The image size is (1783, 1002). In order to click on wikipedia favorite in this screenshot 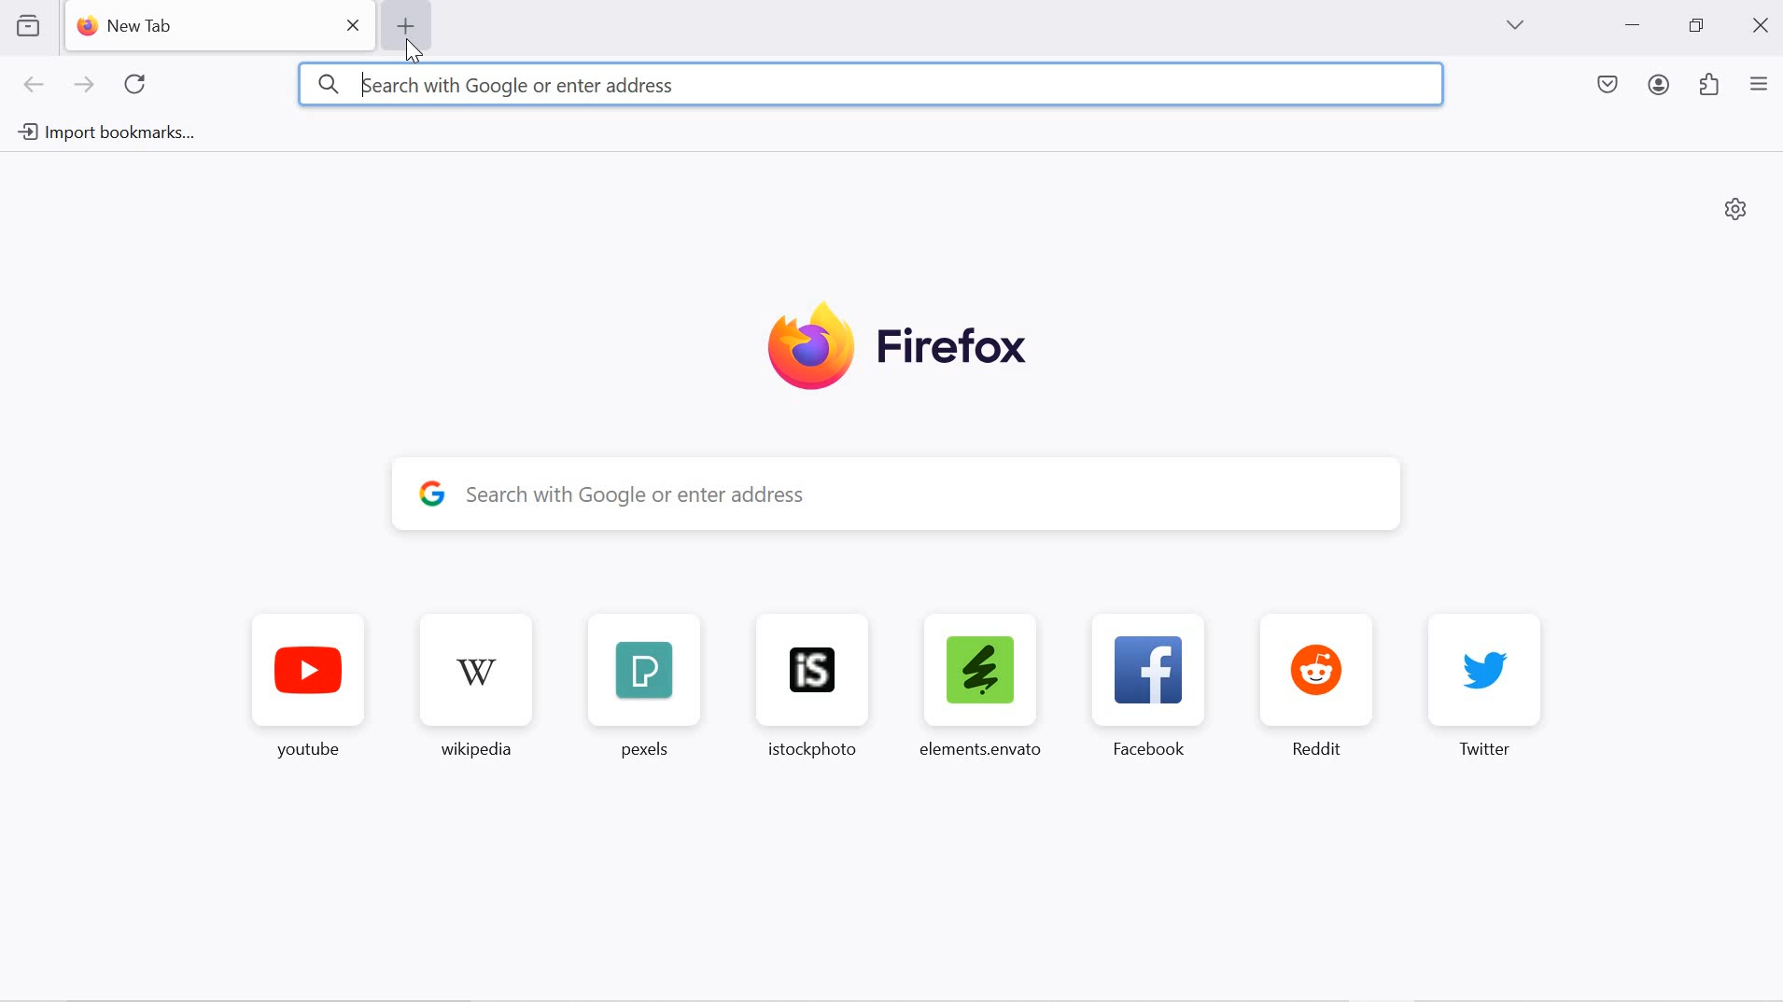, I will do `click(480, 689)`.